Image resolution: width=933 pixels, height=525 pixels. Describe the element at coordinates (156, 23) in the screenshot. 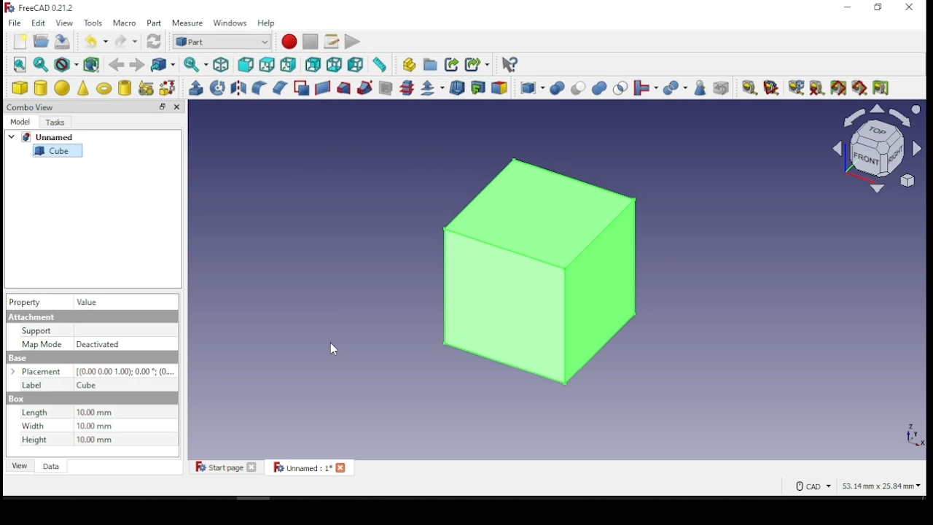

I see `part` at that location.